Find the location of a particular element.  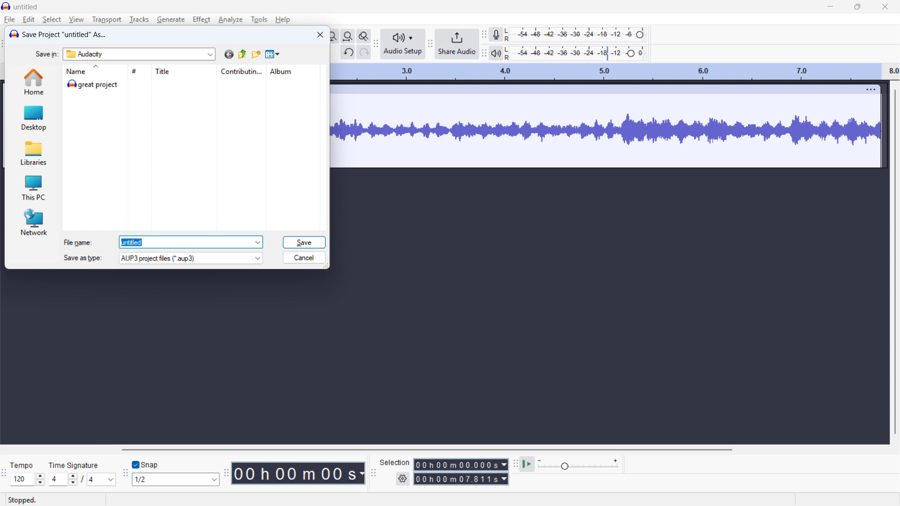

file name is located at coordinates (78, 243).